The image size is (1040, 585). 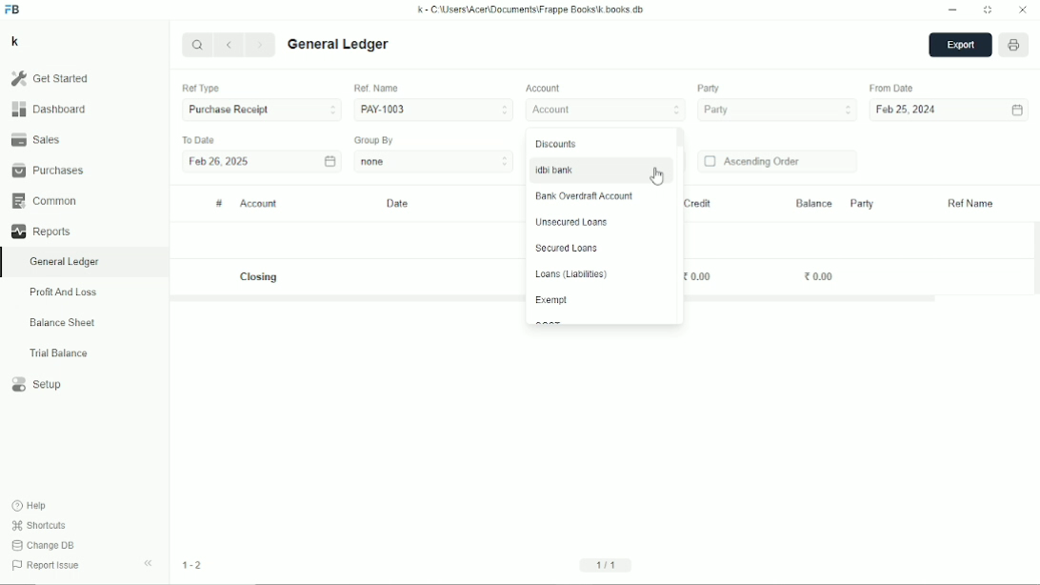 What do you see at coordinates (971, 204) in the screenshot?
I see `Ref name` at bounding box center [971, 204].